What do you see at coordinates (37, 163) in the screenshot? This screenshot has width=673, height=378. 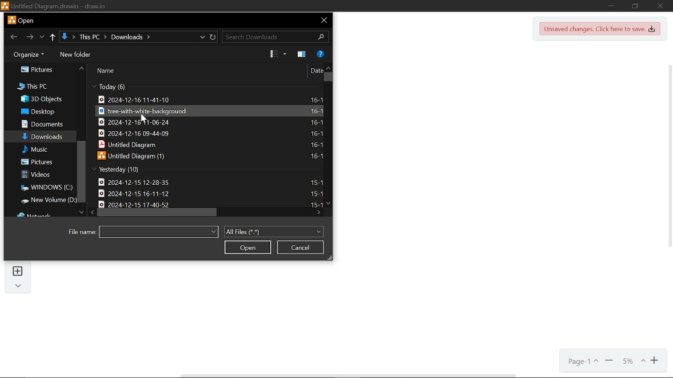 I see `pictures` at bounding box center [37, 163].